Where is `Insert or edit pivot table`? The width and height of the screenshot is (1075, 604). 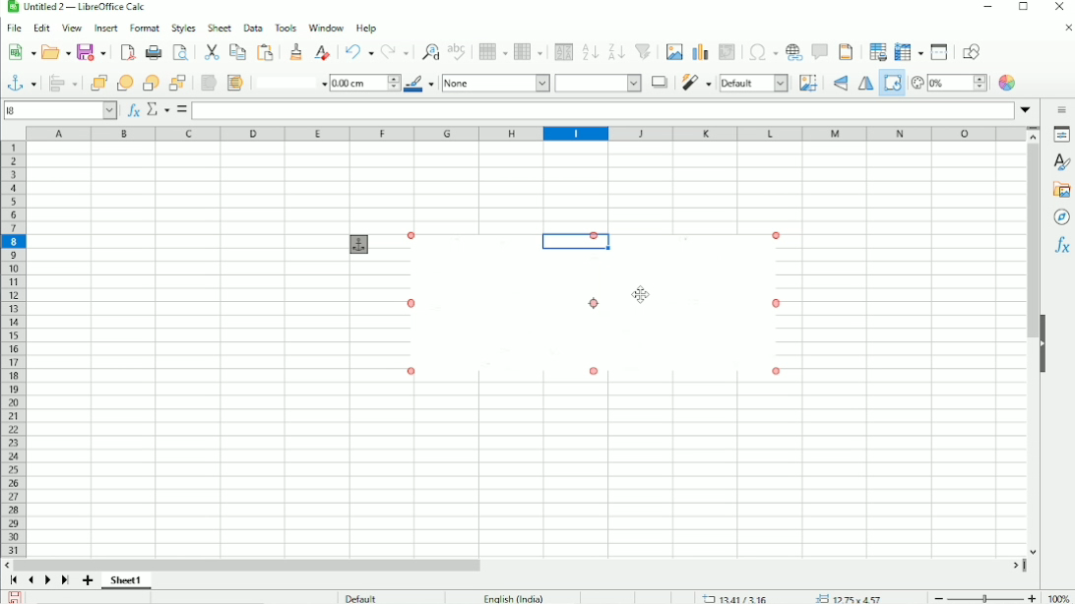 Insert or edit pivot table is located at coordinates (727, 52).